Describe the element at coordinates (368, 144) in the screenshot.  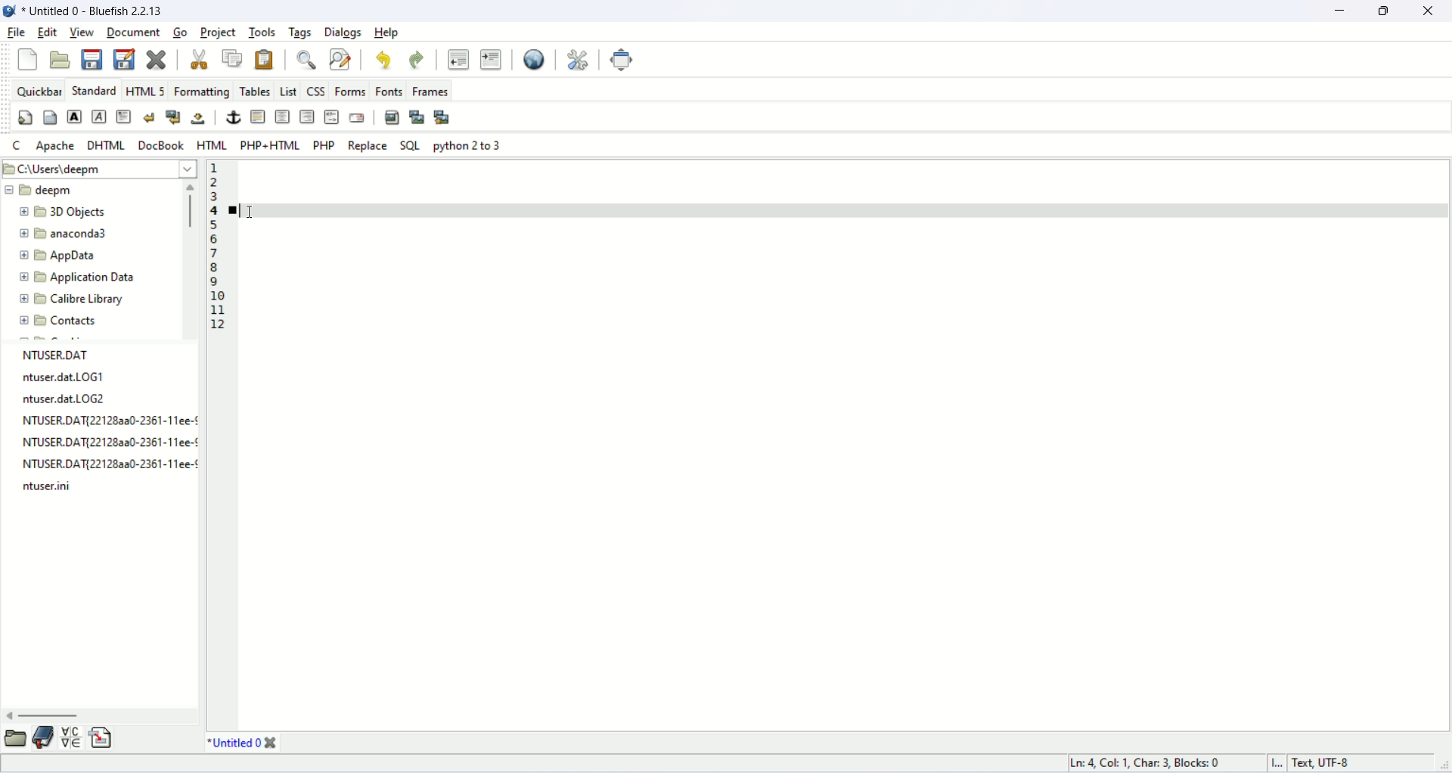
I see `REPLACE` at that location.